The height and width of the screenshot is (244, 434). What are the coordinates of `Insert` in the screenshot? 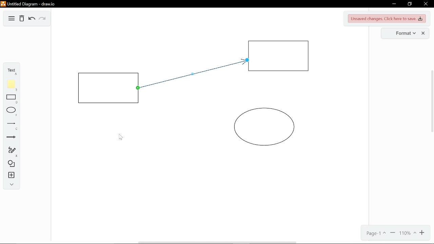 It's located at (11, 176).